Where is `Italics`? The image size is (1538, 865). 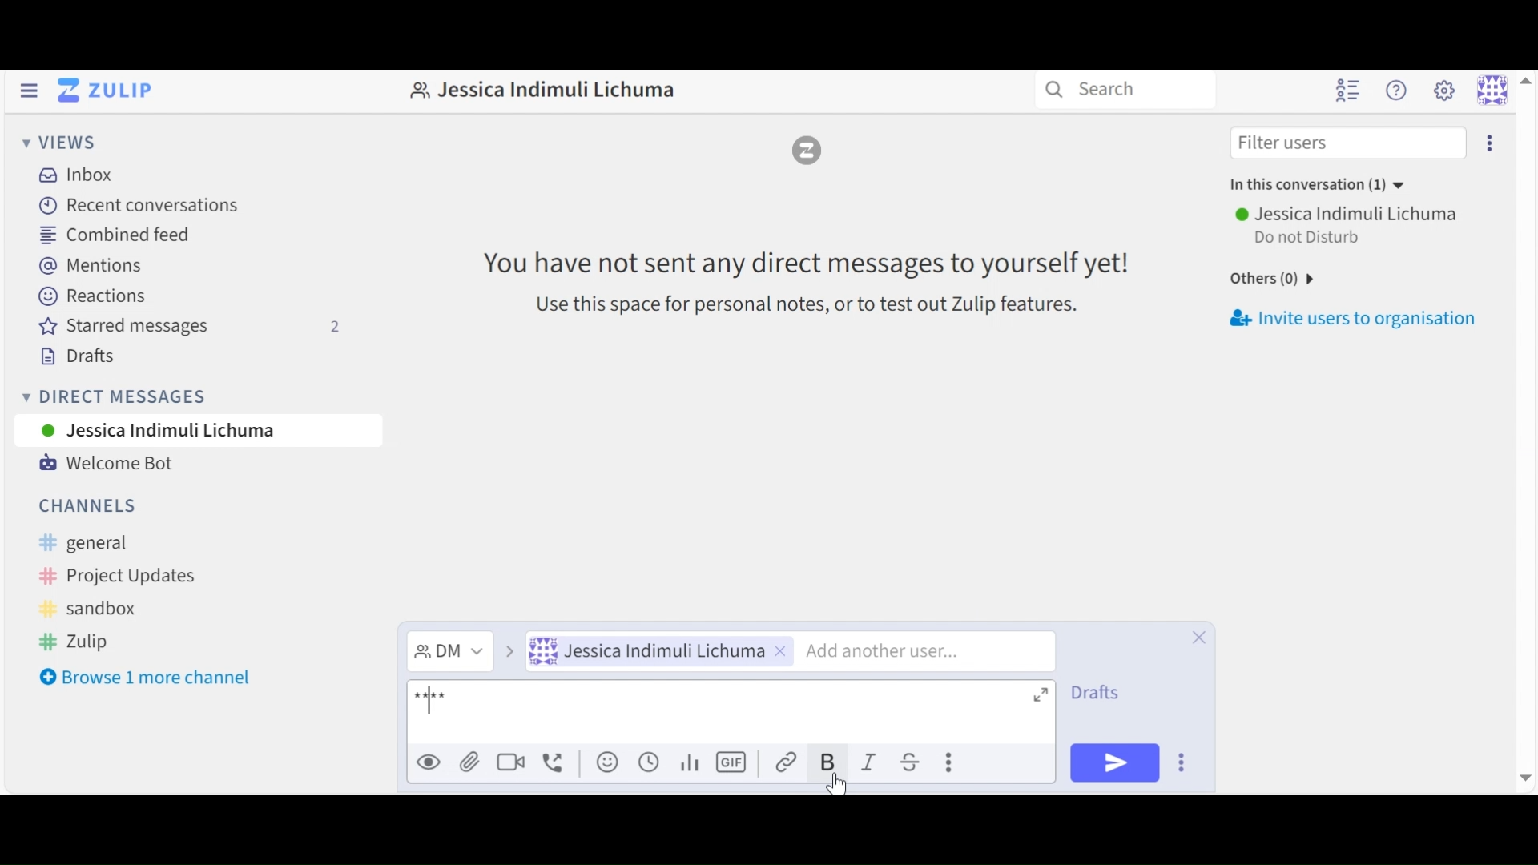 Italics is located at coordinates (874, 762).